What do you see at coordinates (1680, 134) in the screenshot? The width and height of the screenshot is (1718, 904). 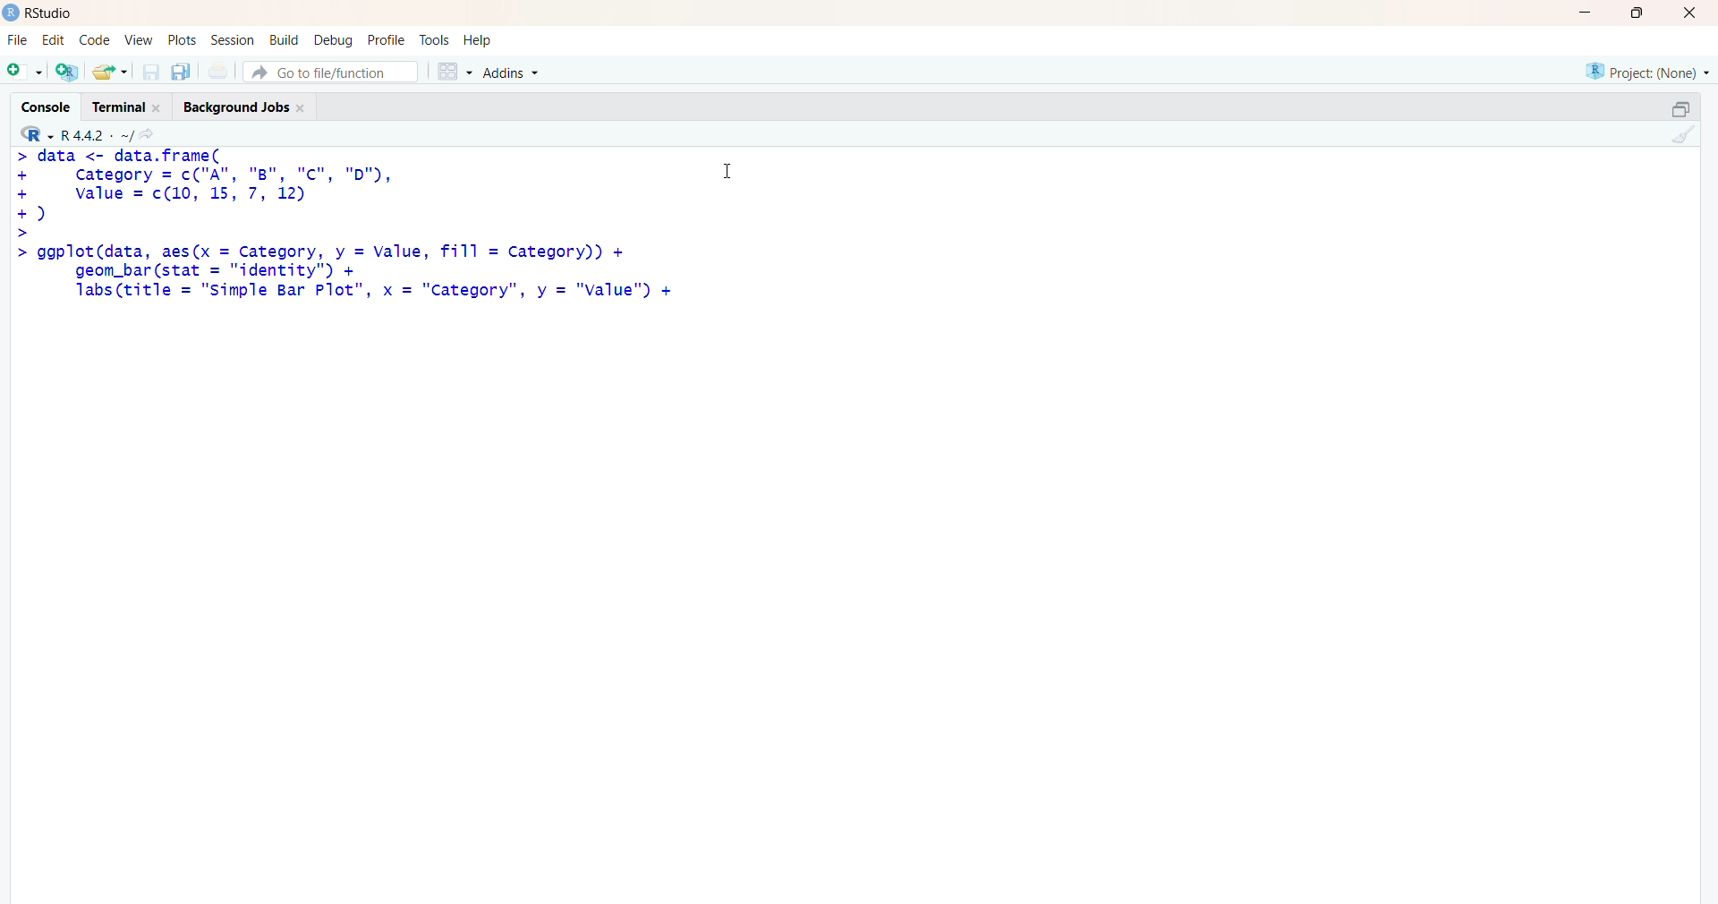 I see `clear console` at bounding box center [1680, 134].